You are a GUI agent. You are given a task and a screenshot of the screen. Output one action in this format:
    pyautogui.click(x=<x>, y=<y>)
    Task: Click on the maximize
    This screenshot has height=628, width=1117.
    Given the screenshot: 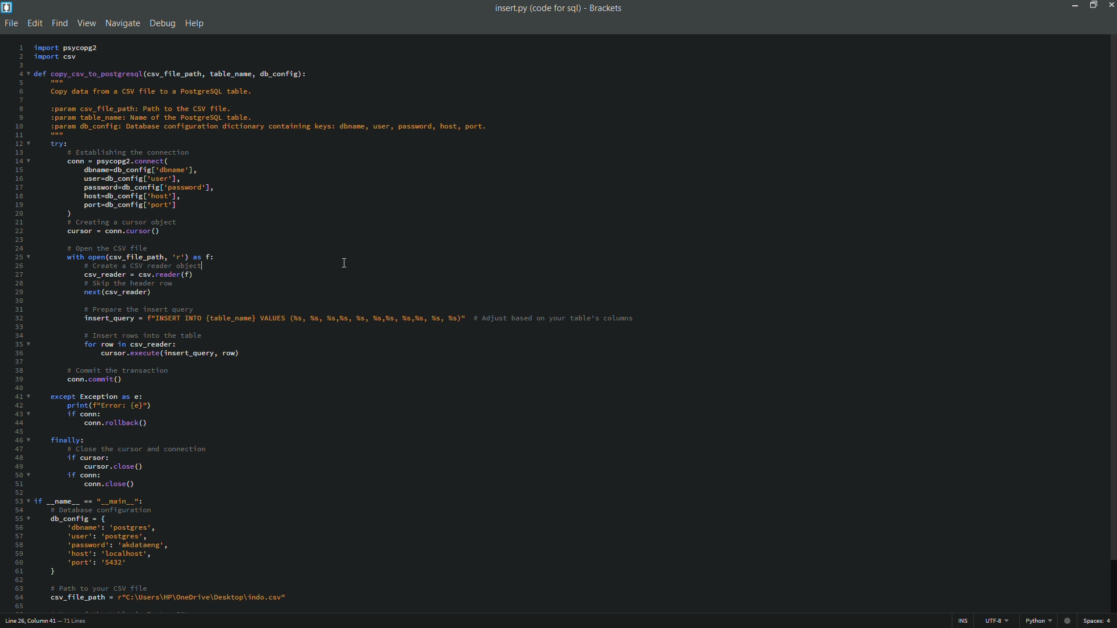 What is the action you would take?
    pyautogui.click(x=1093, y=5)
    